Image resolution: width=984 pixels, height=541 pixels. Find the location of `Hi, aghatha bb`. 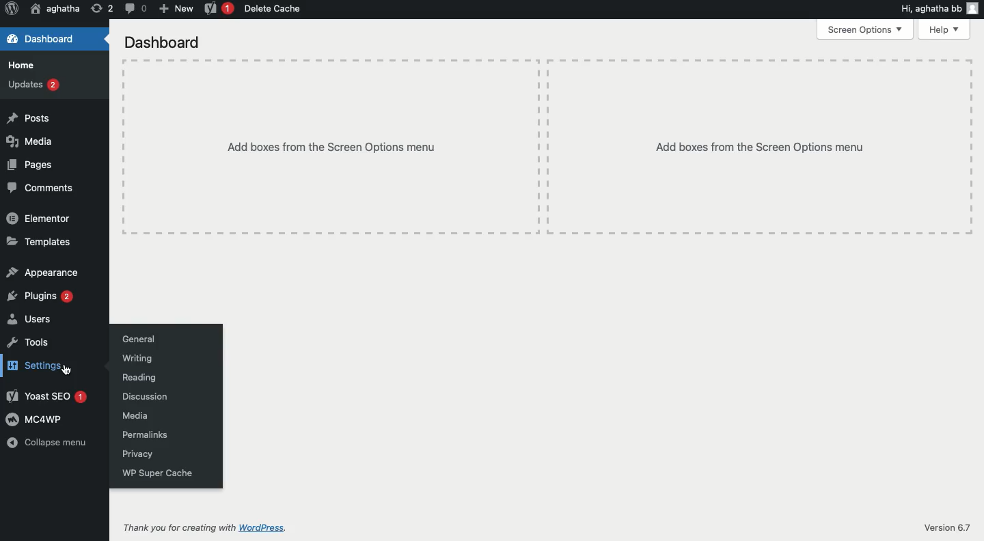

Hi, aghatha bb is located at coordinates (935, 9).